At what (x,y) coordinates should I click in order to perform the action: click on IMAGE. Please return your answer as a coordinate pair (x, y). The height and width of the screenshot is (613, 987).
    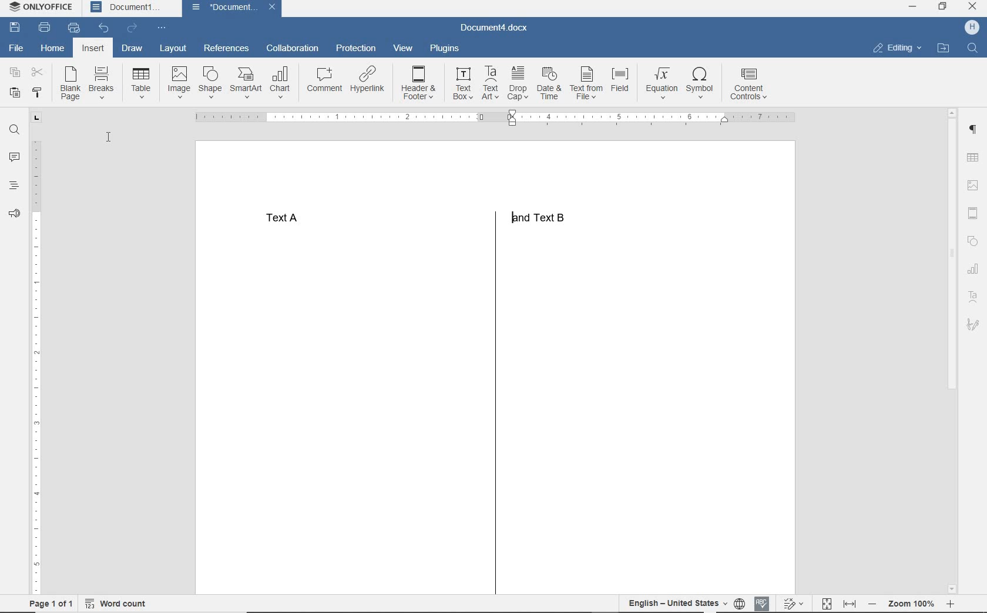
    Looking at the image, I should click on (972, 186).